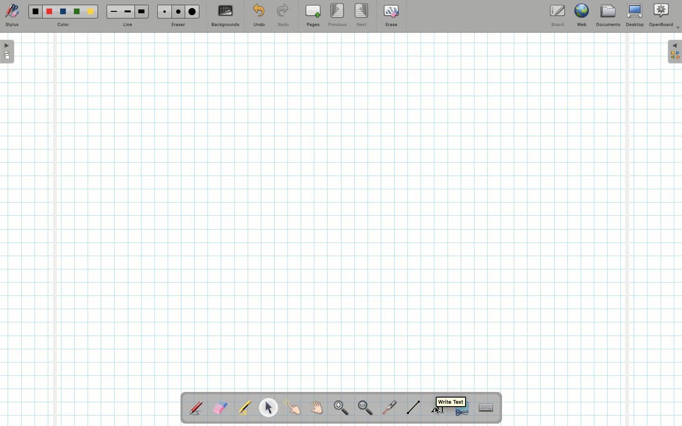 Image resolution: width=682 pixels, height=426 pixels. I want to click on Text input, so click(486, 405).